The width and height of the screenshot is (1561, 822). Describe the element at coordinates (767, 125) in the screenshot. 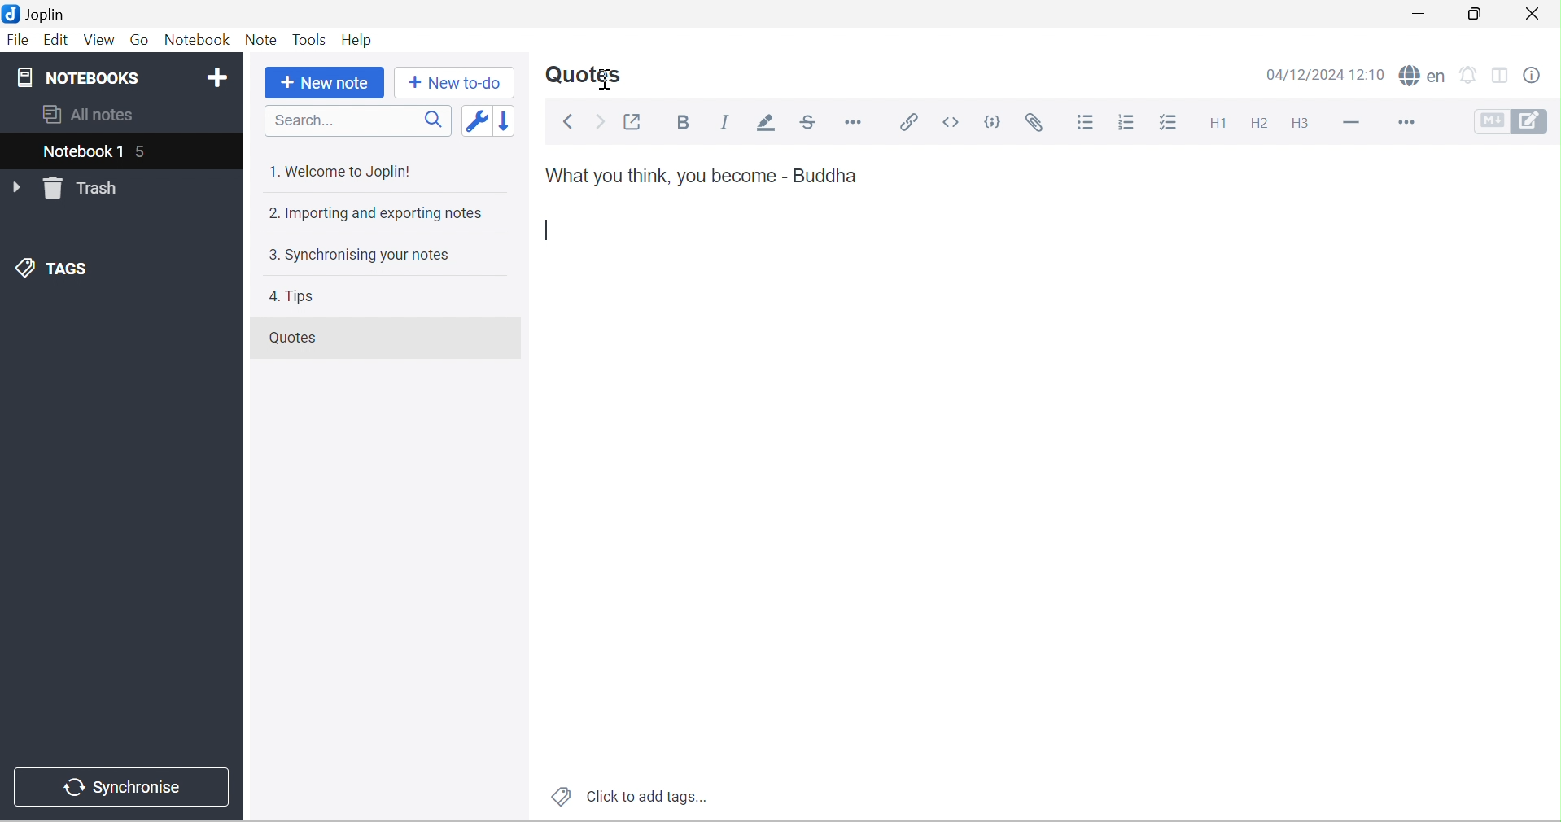

I see `Highlight` at that location.